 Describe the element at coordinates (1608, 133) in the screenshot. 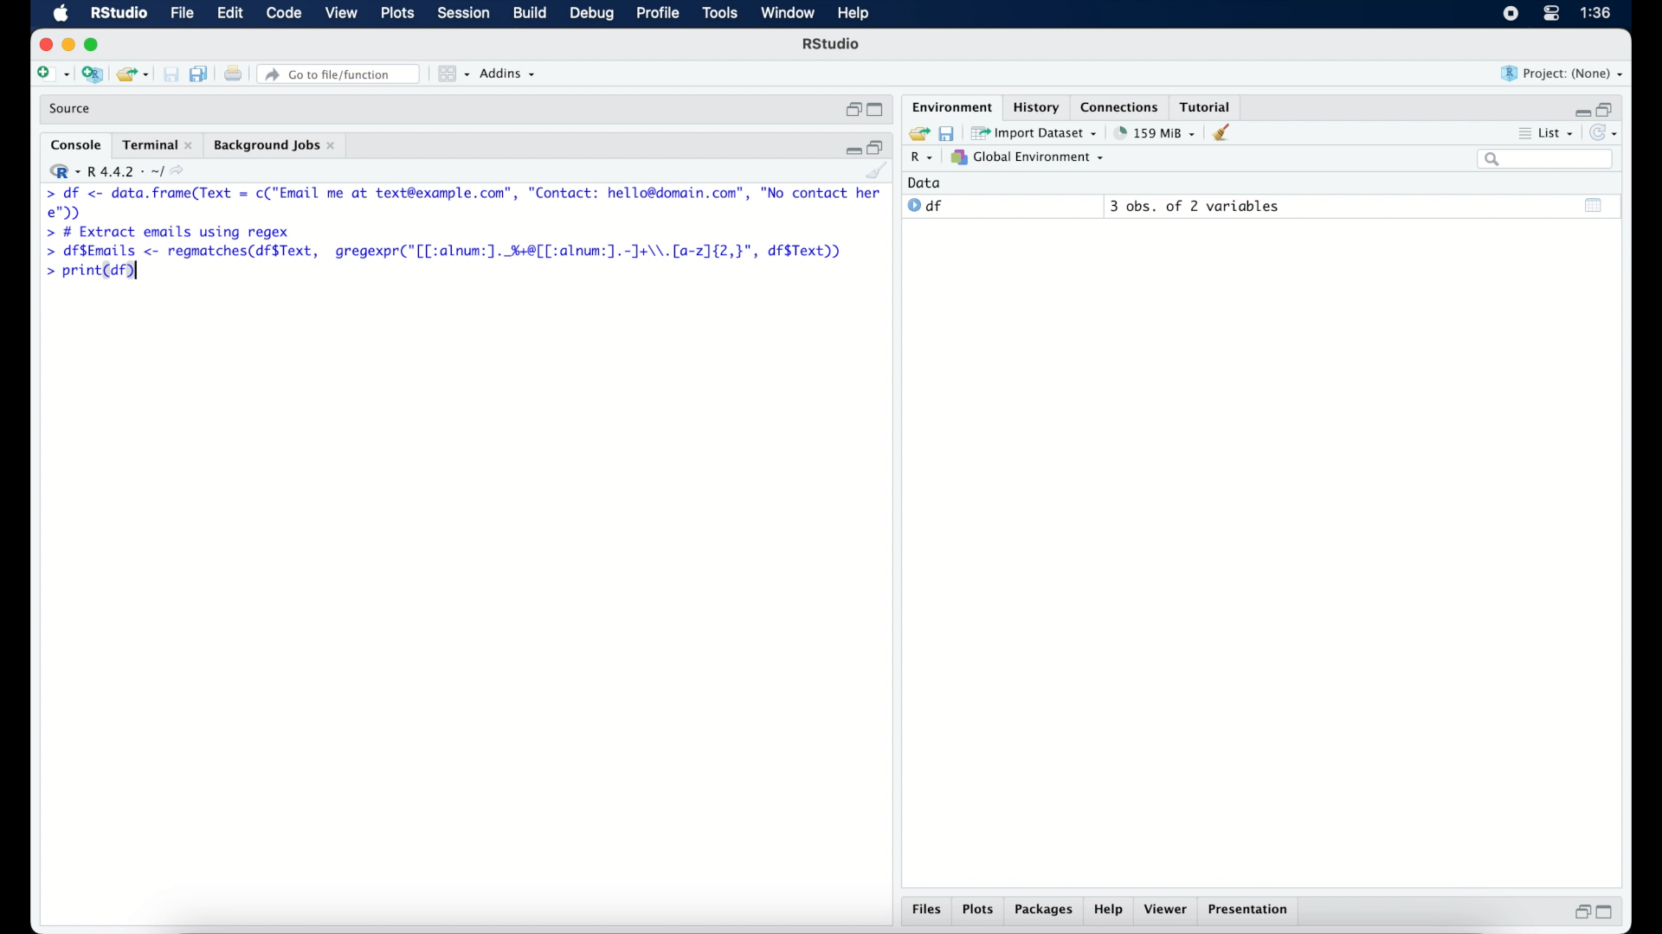

I see `refresh` at that location.